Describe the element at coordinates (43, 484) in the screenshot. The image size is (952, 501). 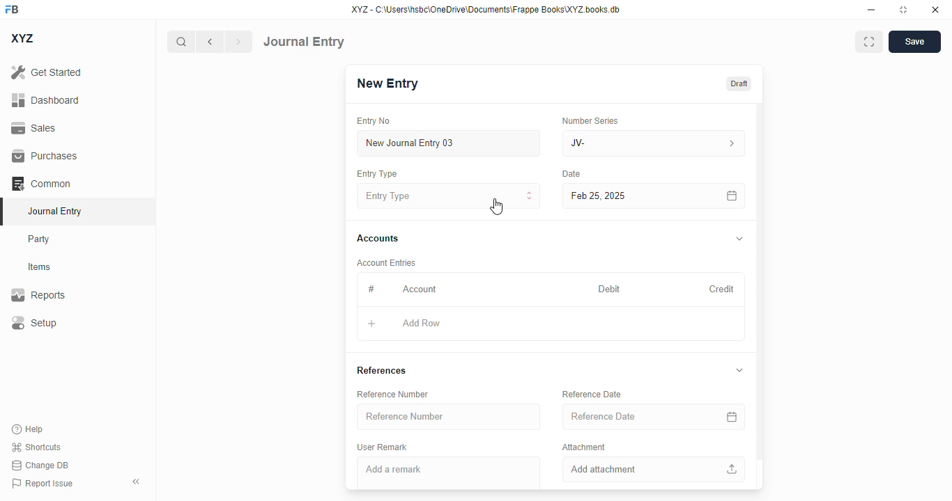
I see `report issue` at that location.